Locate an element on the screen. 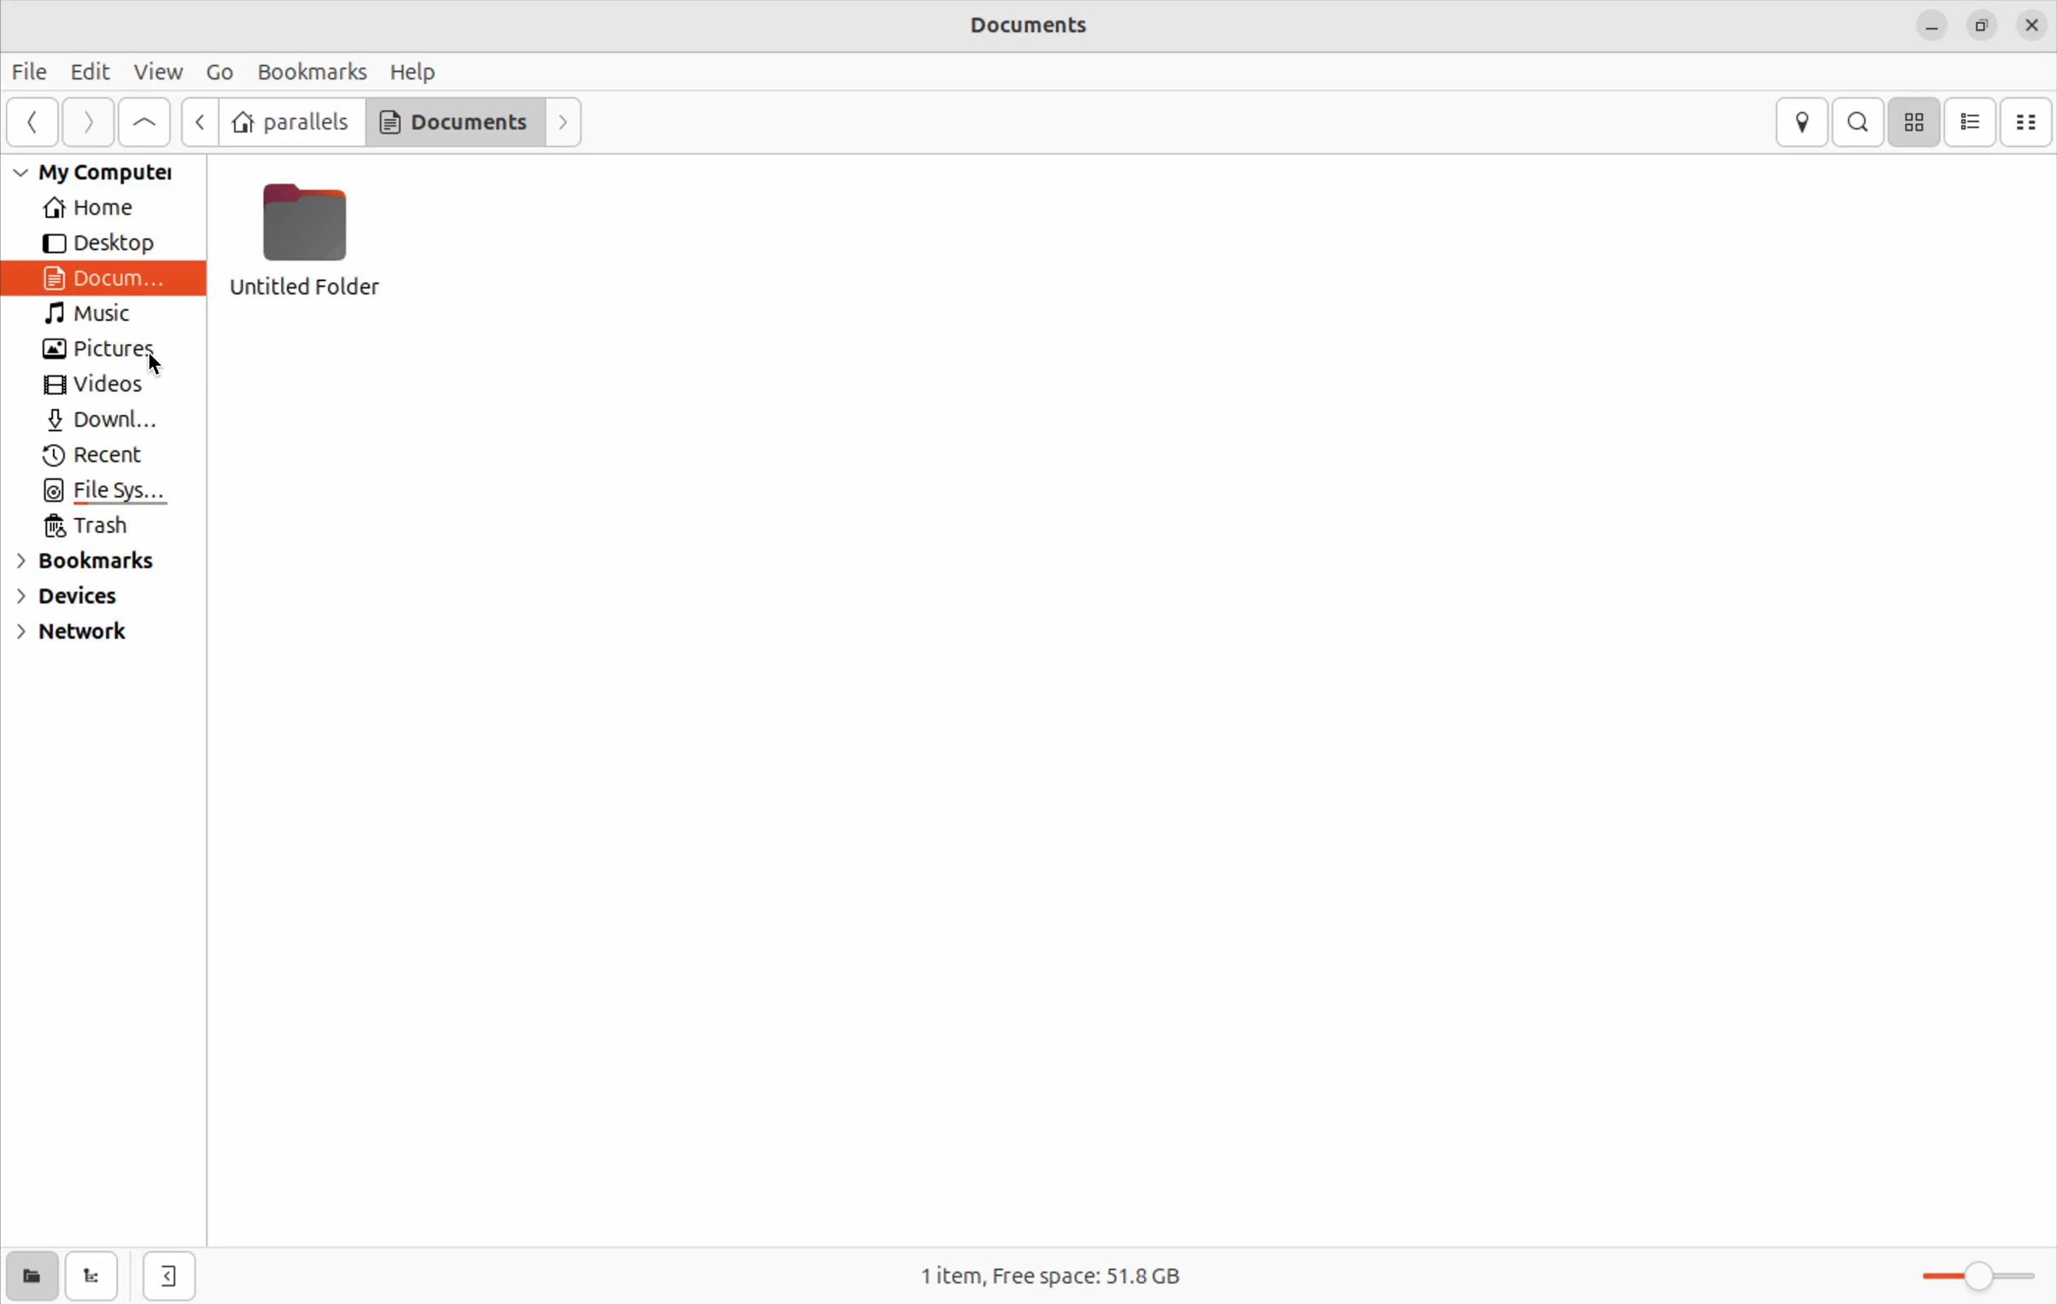  go up is located at coordinates (147, 120).